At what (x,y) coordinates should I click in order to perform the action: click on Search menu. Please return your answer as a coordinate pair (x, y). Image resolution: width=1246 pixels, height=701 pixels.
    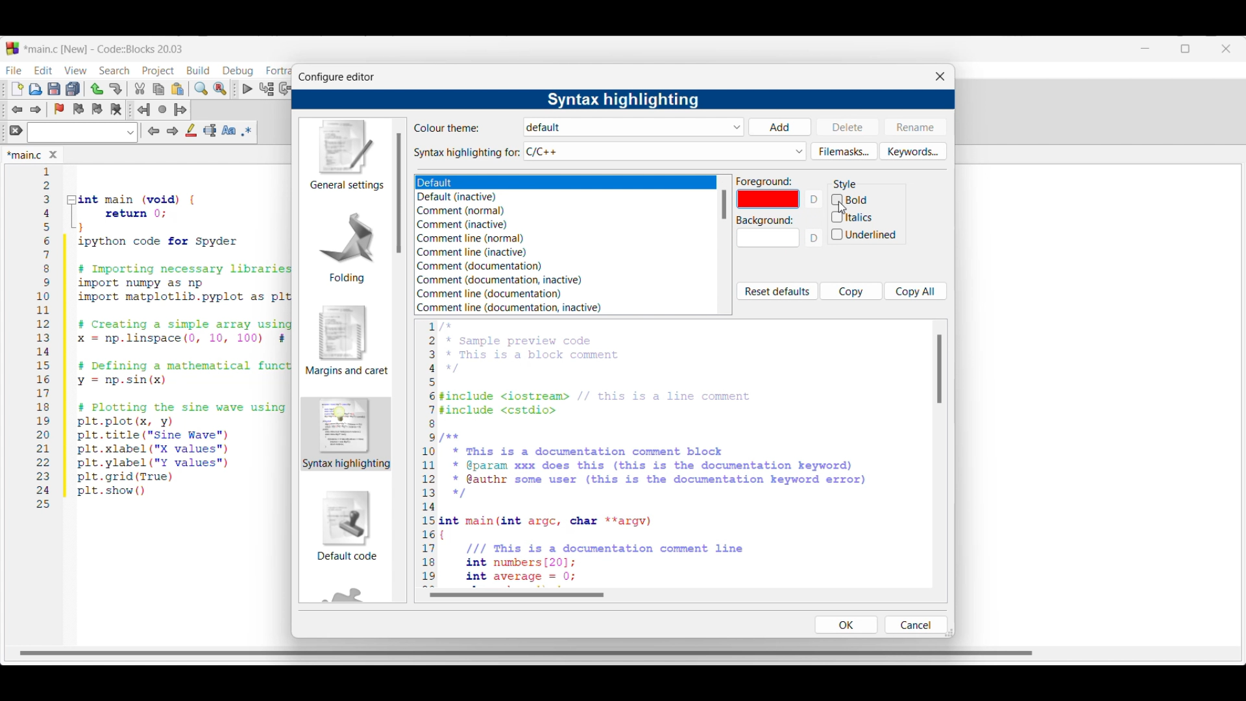
    Looking at the image, I should click on (114, 71).